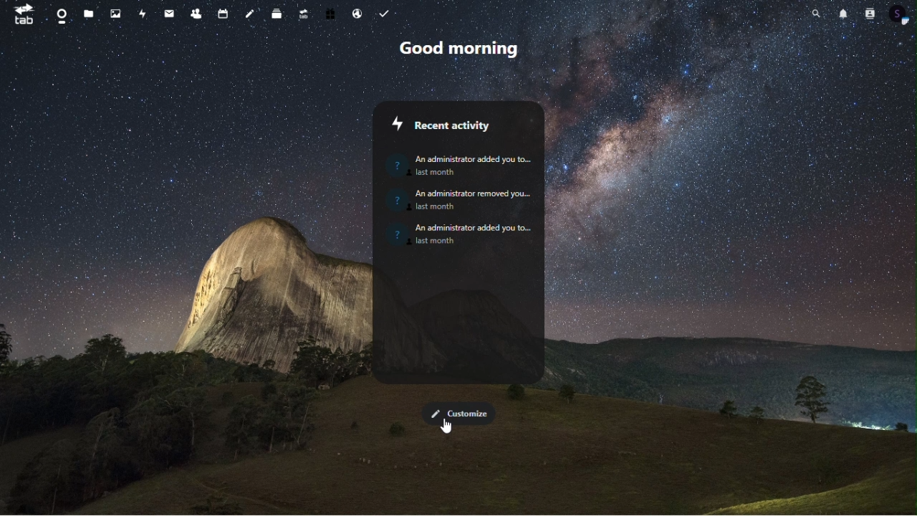 Image resolution: width=917 pixels, height=516 pixels. I want to click on recent activity, so click(456, 126).